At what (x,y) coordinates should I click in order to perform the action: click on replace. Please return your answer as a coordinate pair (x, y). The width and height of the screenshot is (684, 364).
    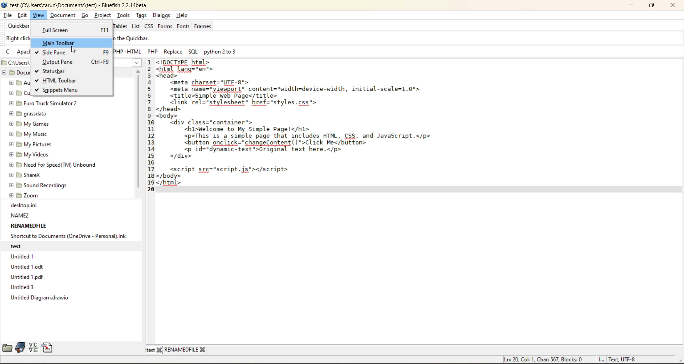
    Looking at the image, I should click on (173, 52).